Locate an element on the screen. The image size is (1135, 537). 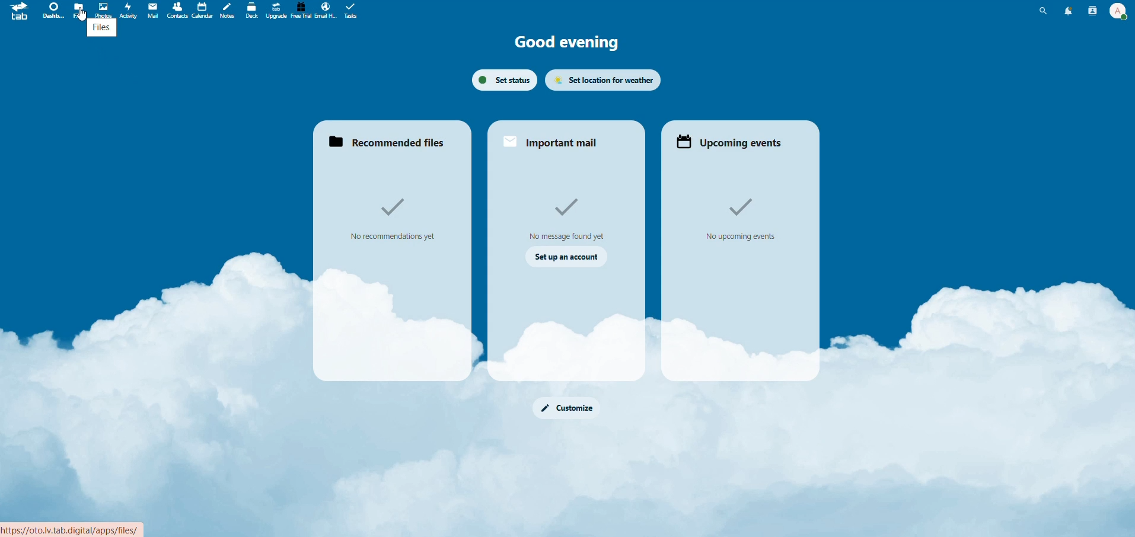
Mail is located at coordinates (153, 11).